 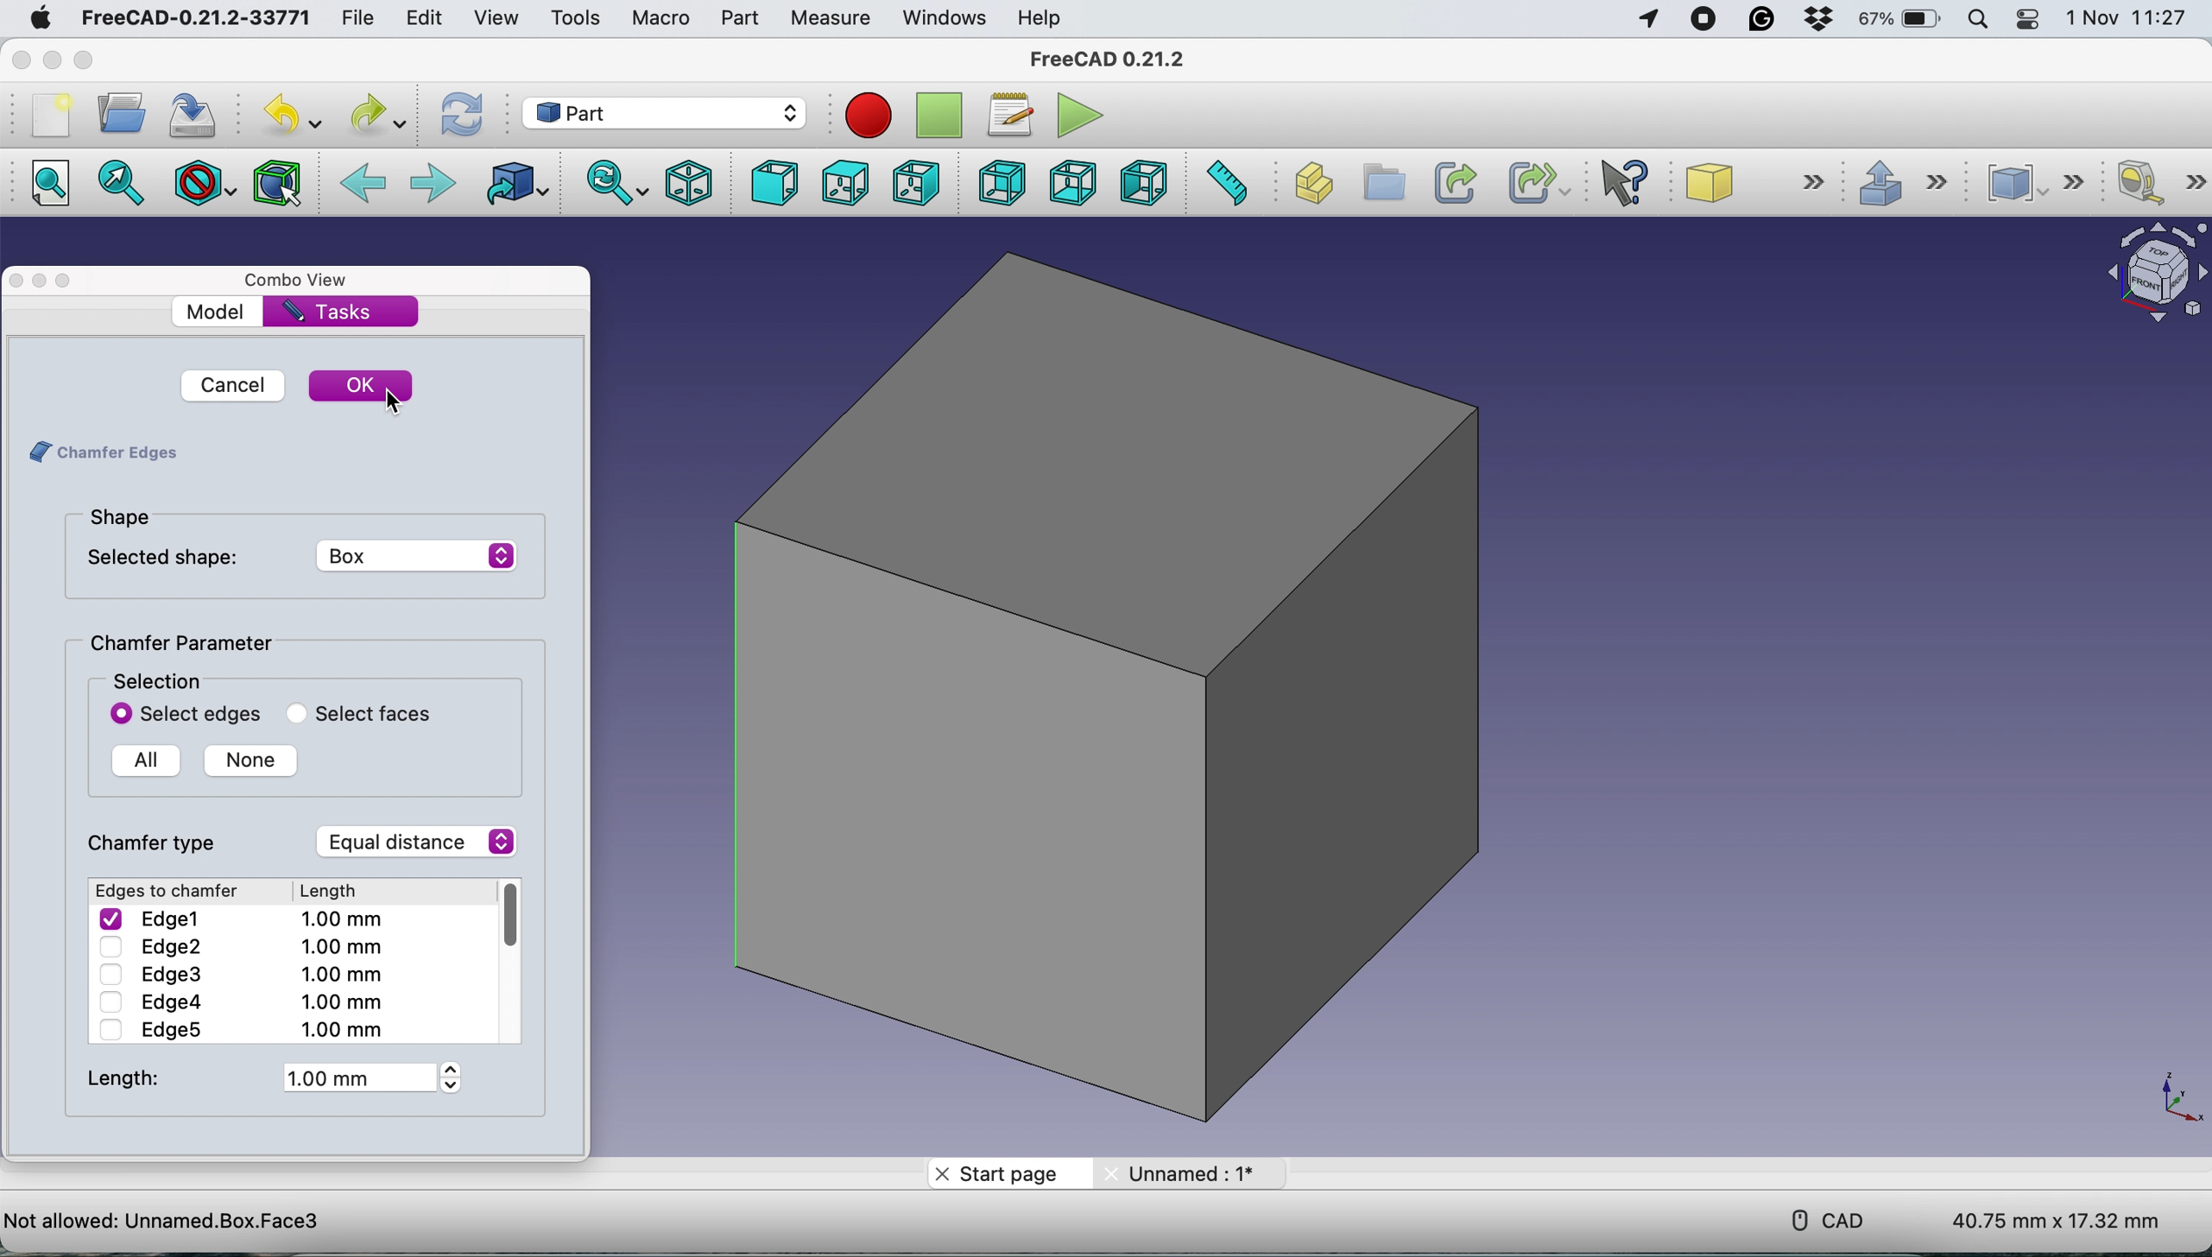 What do you see at coordinates (496, 18) in the screenshot?
I see `view` at bounding box center [496, 18].